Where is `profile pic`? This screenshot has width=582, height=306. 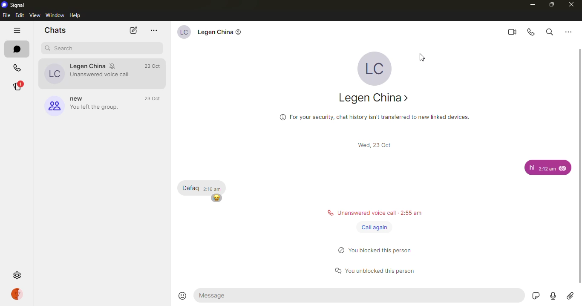 profile pic is located at coordinates (374, 68).